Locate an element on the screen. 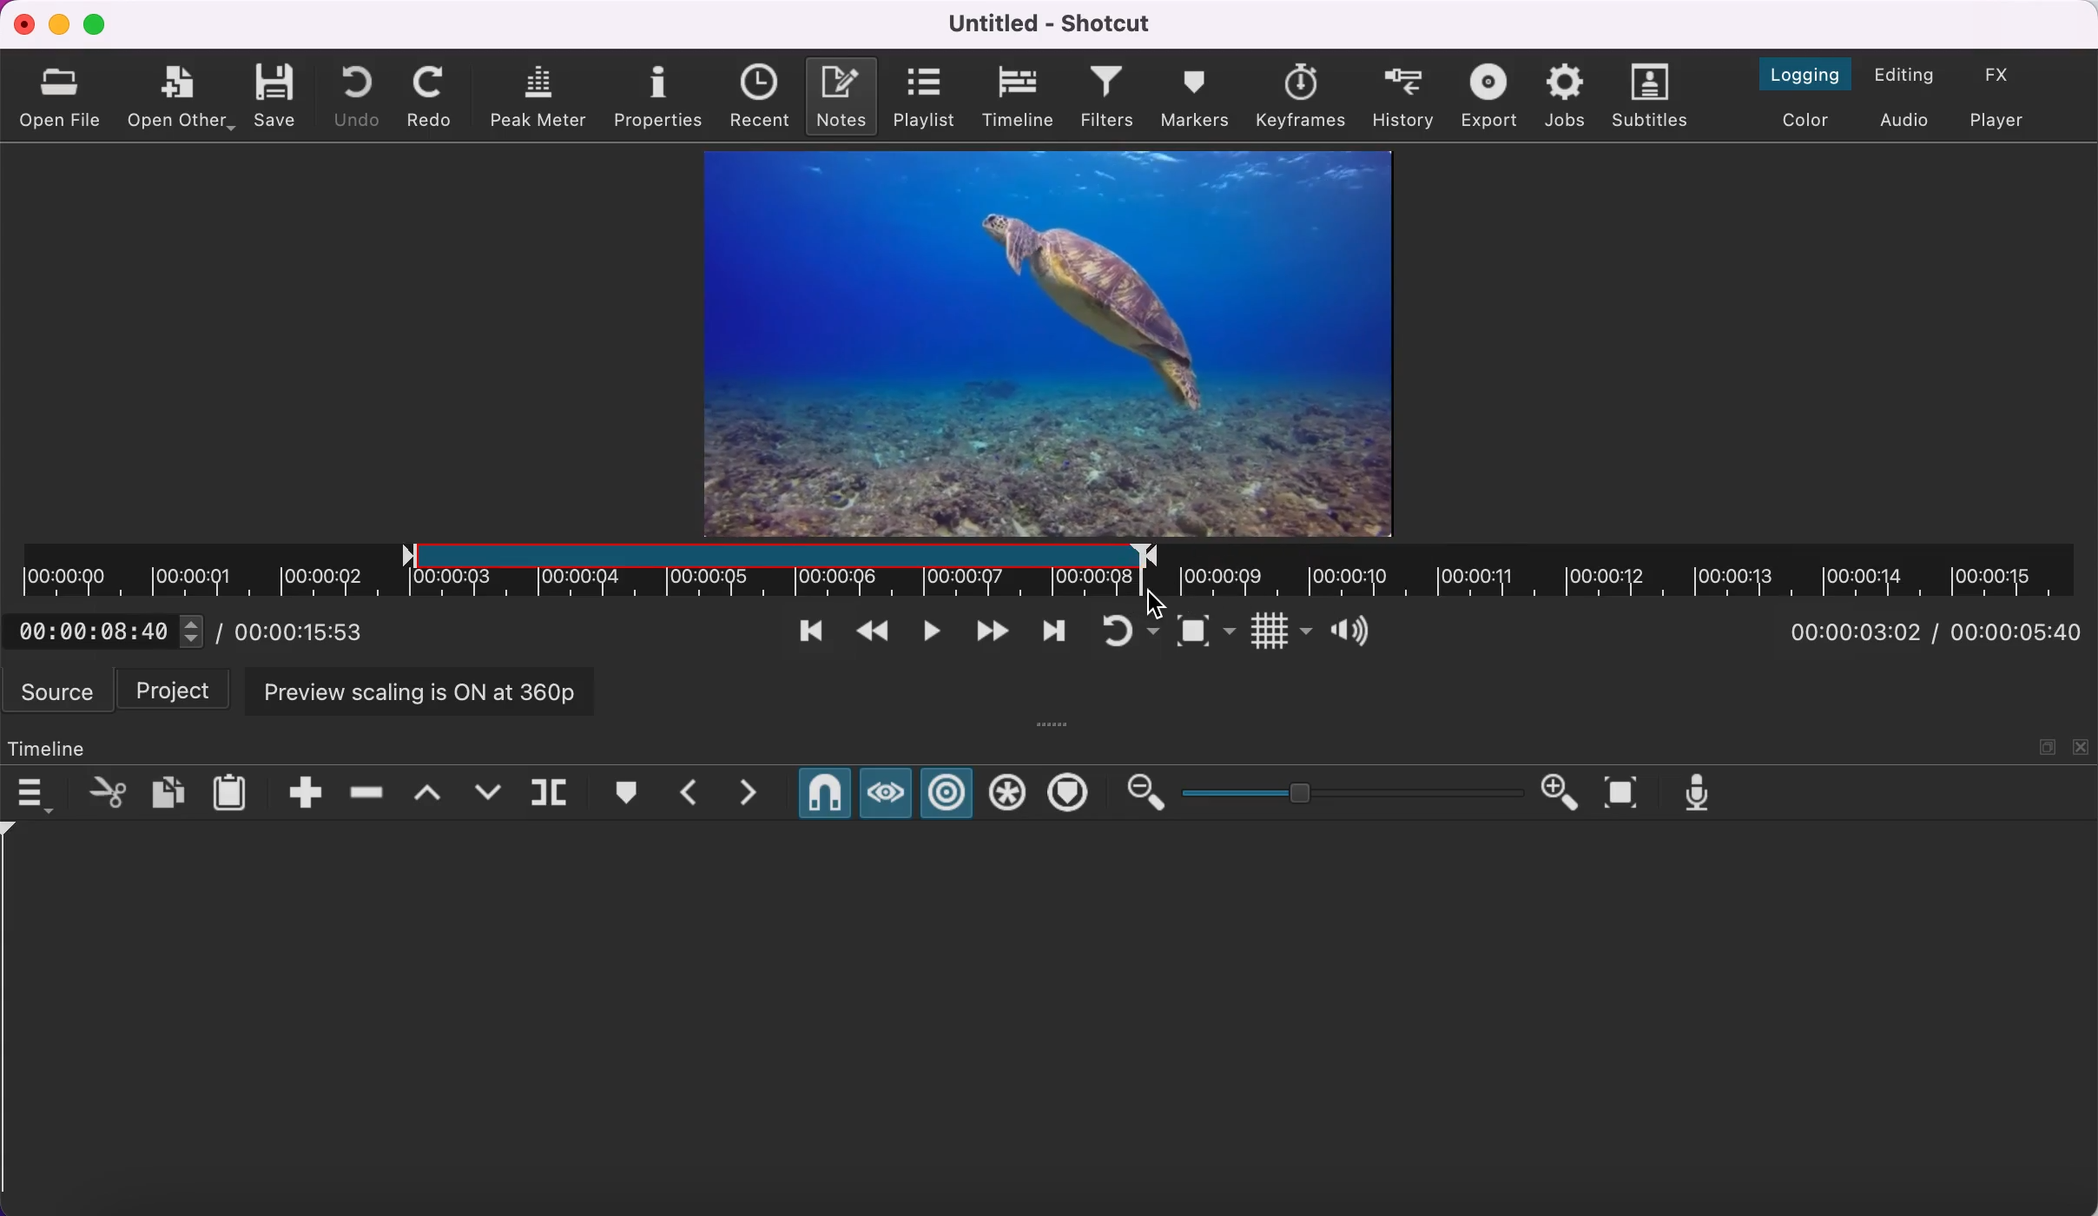 The image size is (2098, 1216). project is located at coordinates (175, 691).